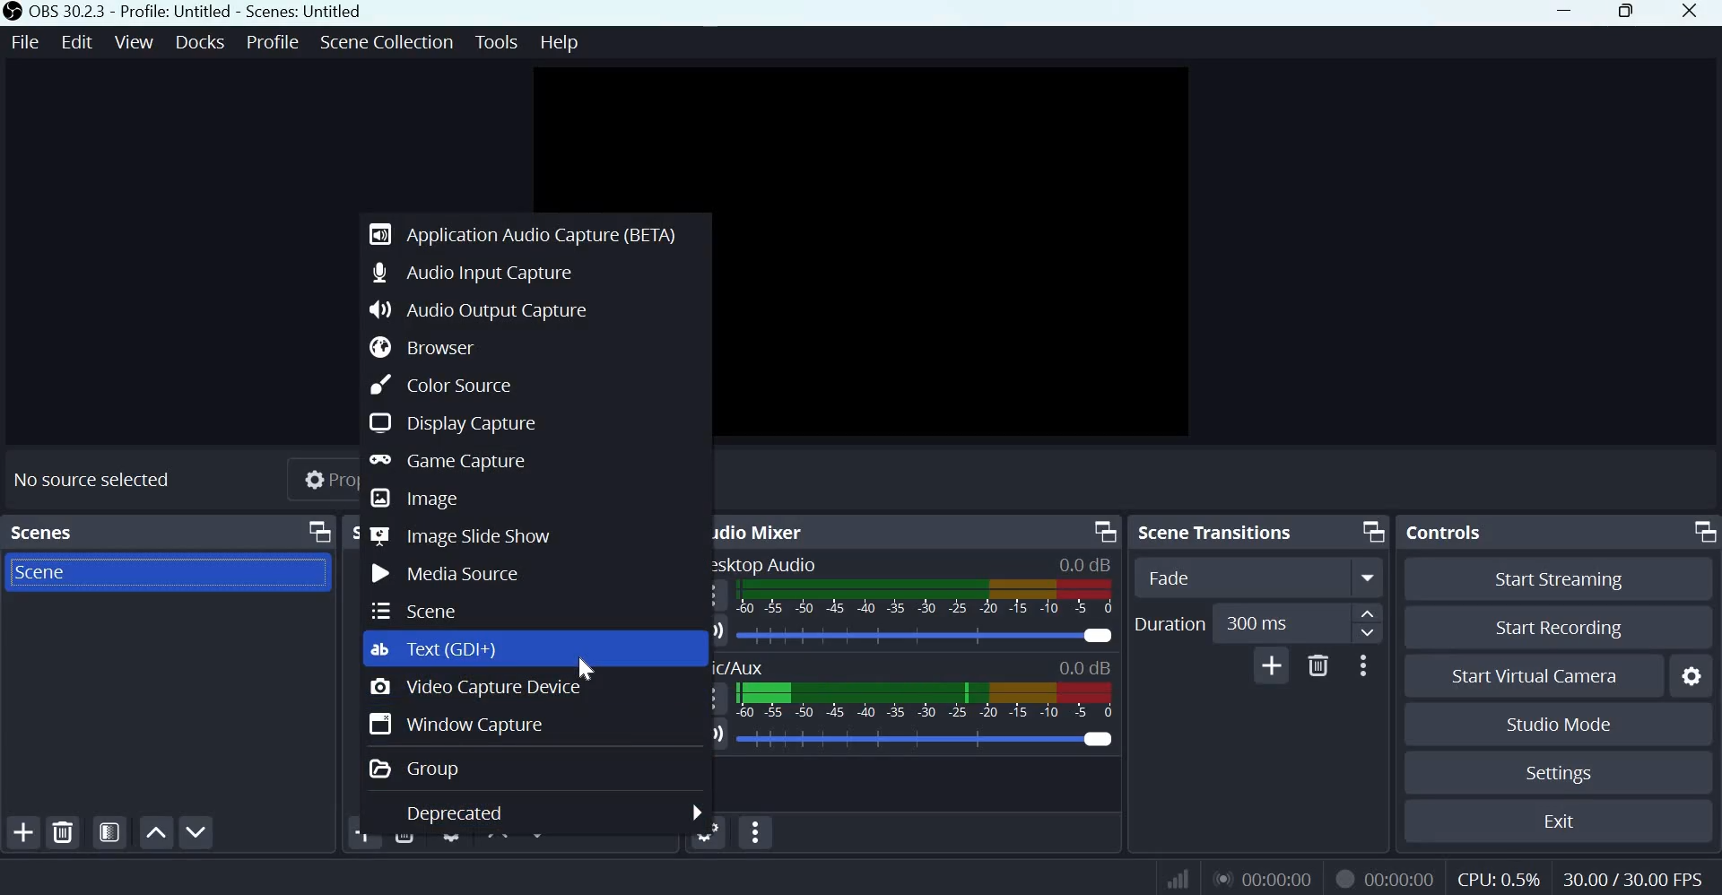 The width and height of the screenshot is (1722, 895). Describe the element at coordinates (78, 42) in the screenshot. I see `Edit` at that location.